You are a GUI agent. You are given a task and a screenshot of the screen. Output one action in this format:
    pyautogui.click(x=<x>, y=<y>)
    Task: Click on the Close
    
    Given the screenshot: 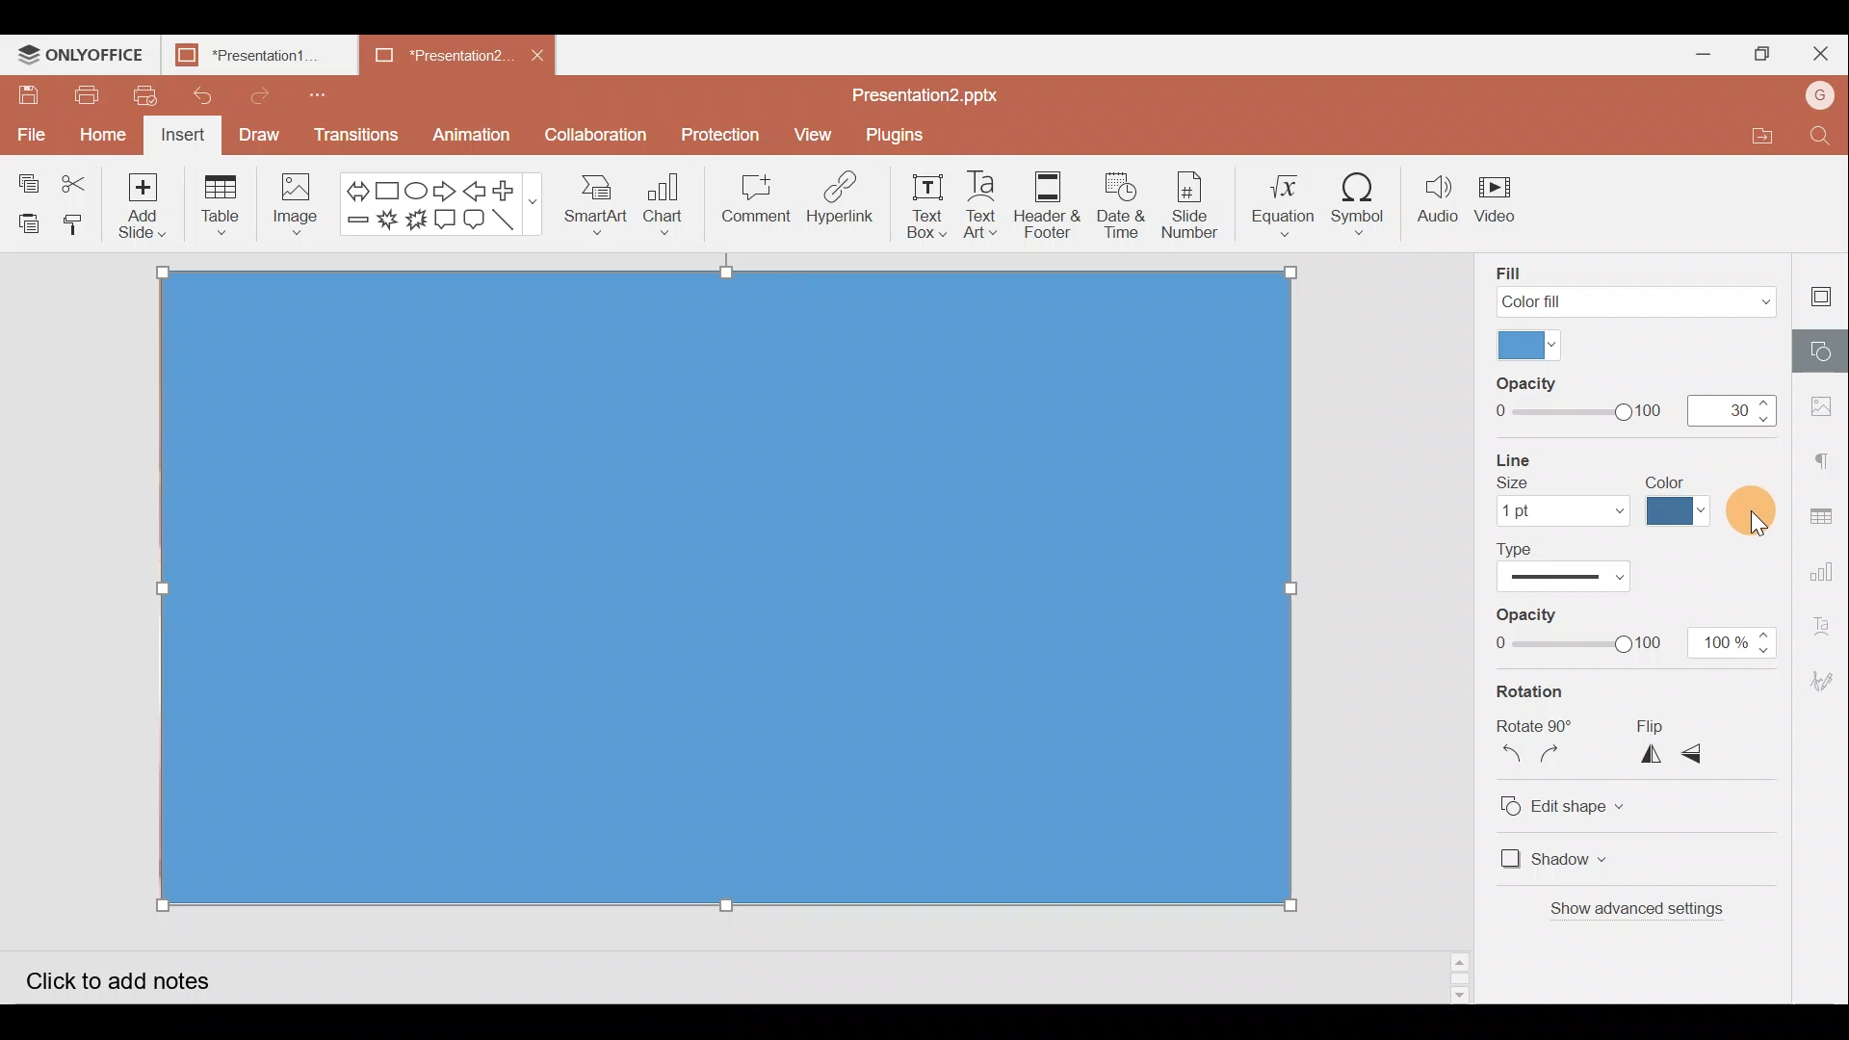 What is the action you would take?
    pyautogui.click(x=1821, y=52)
    